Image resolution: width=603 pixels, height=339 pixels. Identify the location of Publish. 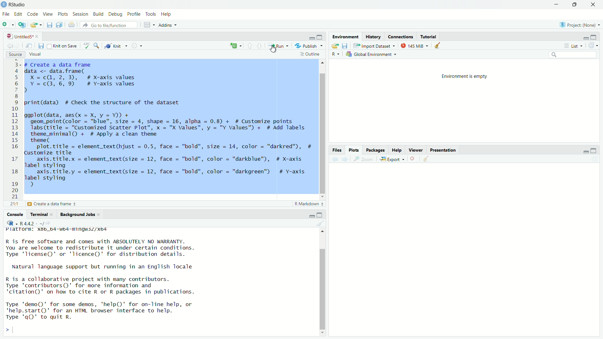
(309, 46).